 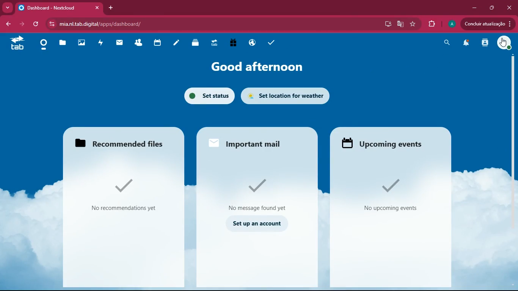 I want to click on tab, so click(x=216, y=44).